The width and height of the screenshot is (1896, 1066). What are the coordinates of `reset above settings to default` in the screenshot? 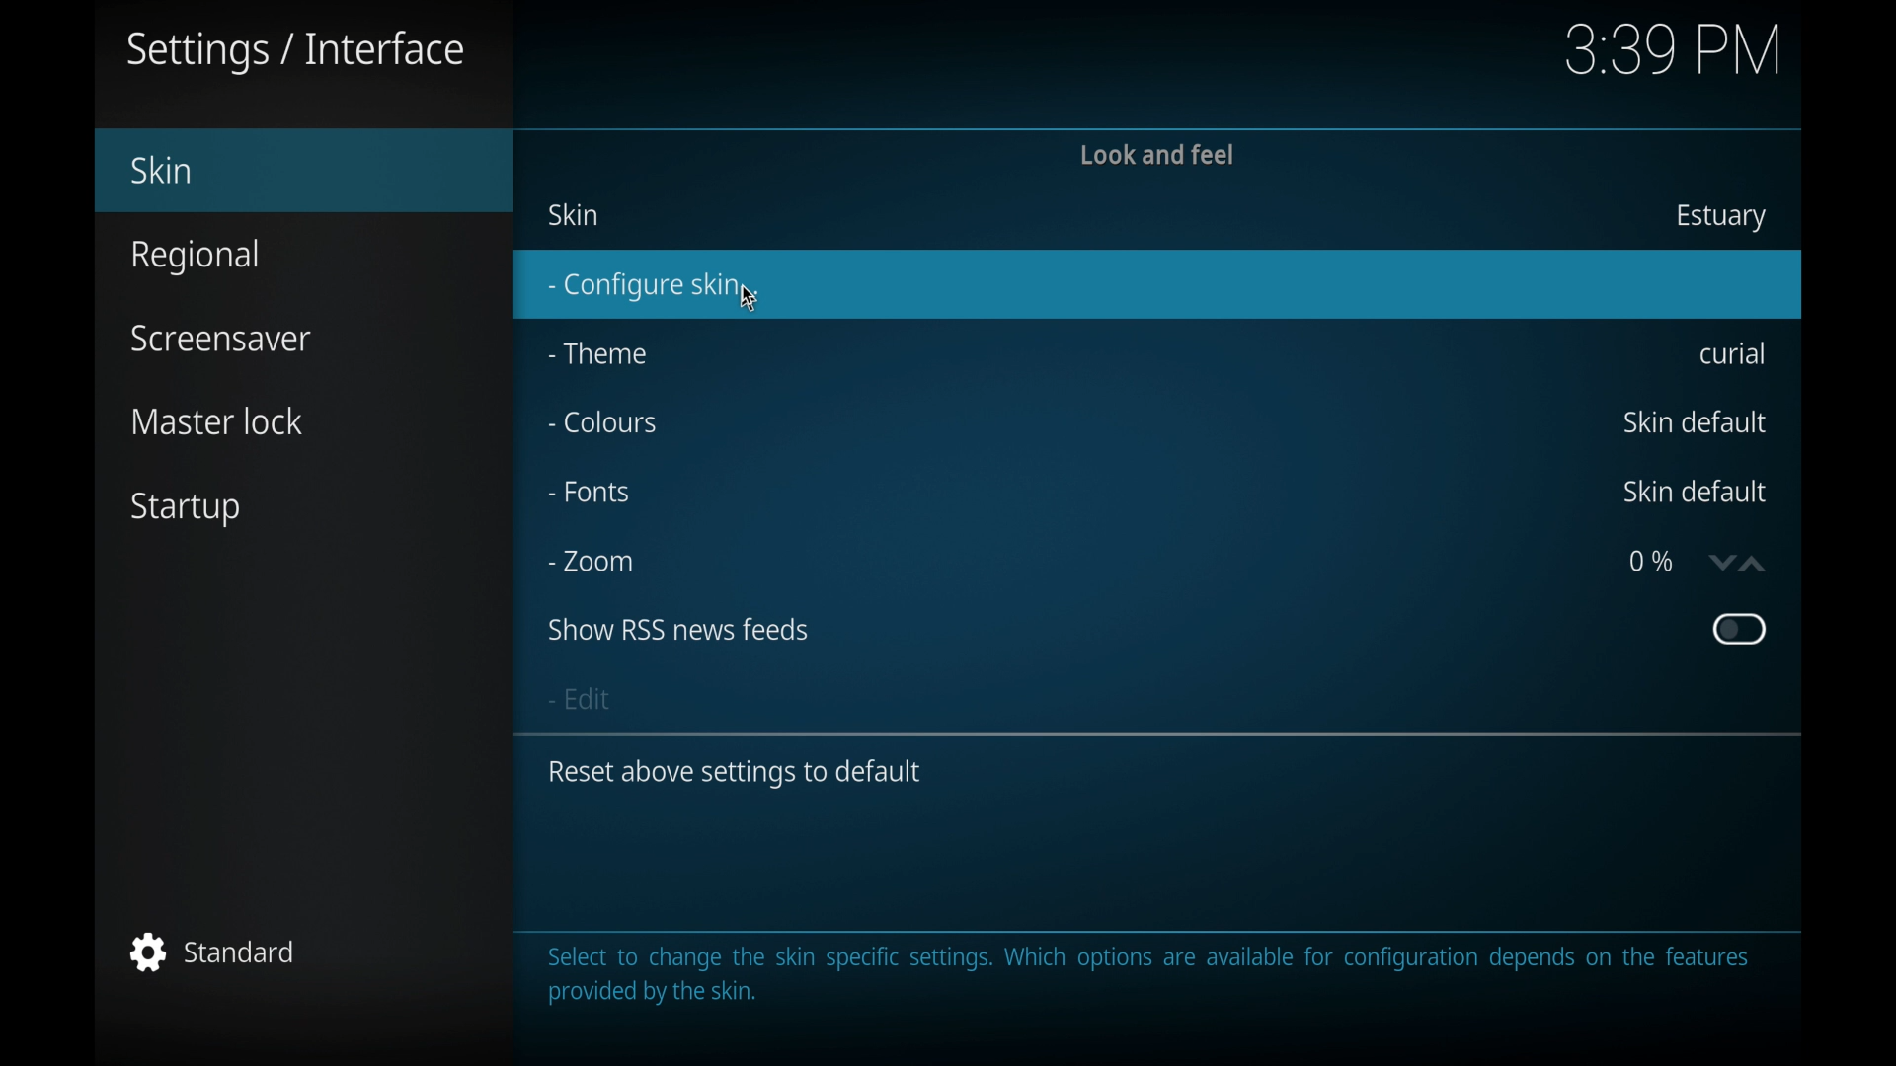 It's located at (735, 773).